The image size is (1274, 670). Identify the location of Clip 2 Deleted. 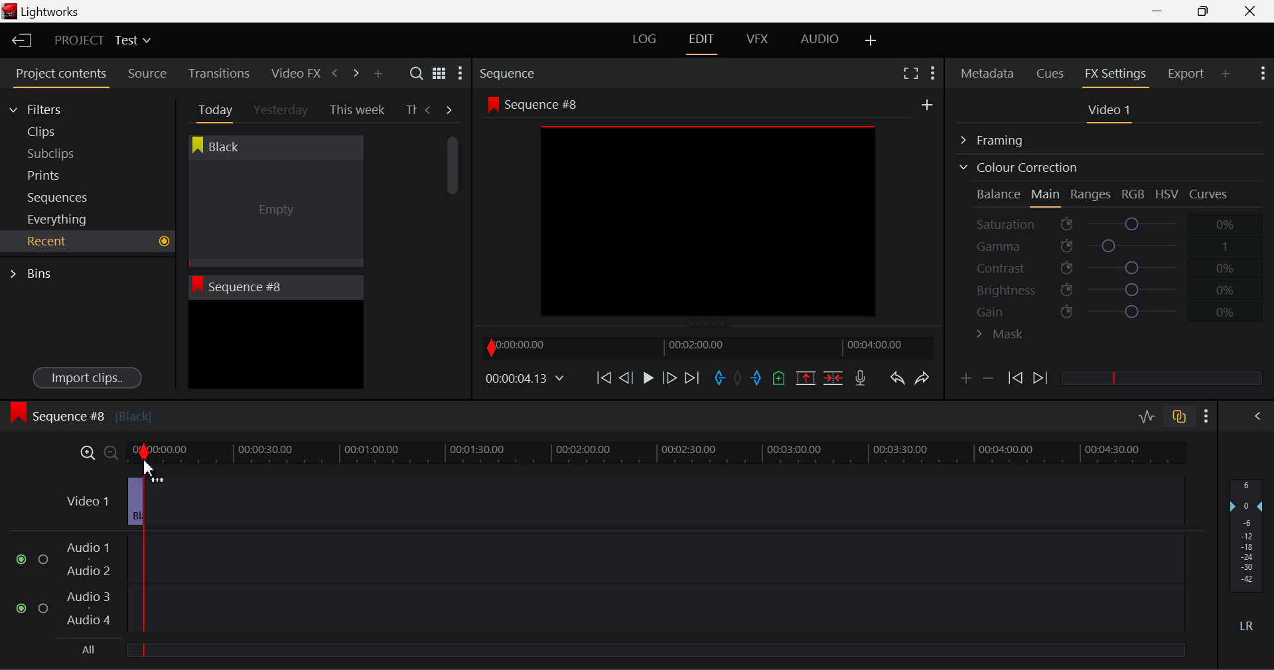
(613, 502).